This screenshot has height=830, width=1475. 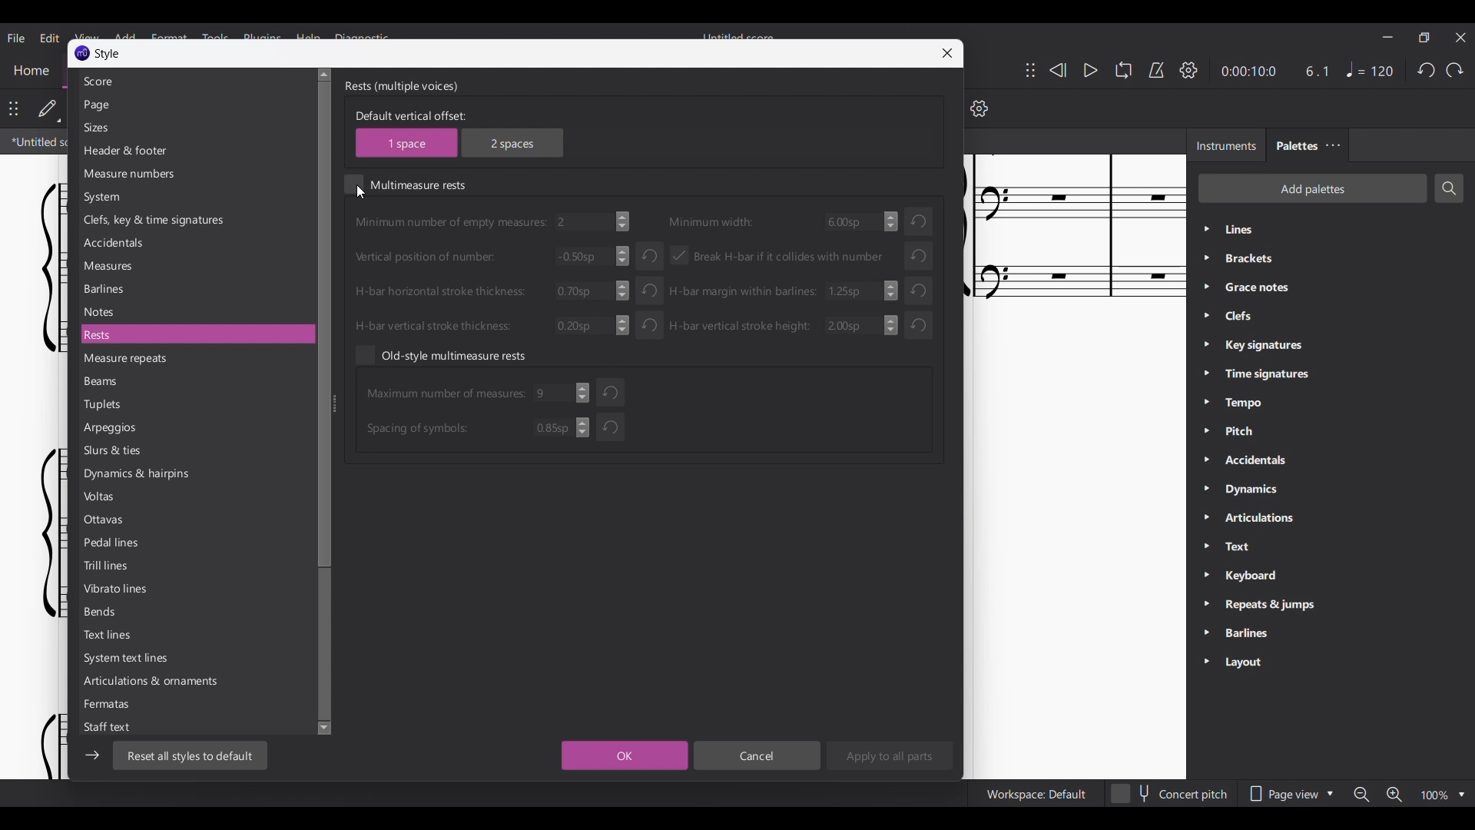 What do you see at coordinates (482, 257) in the screenshot?
I see `Input vertical positions of number` at bounding box center [482, 257].